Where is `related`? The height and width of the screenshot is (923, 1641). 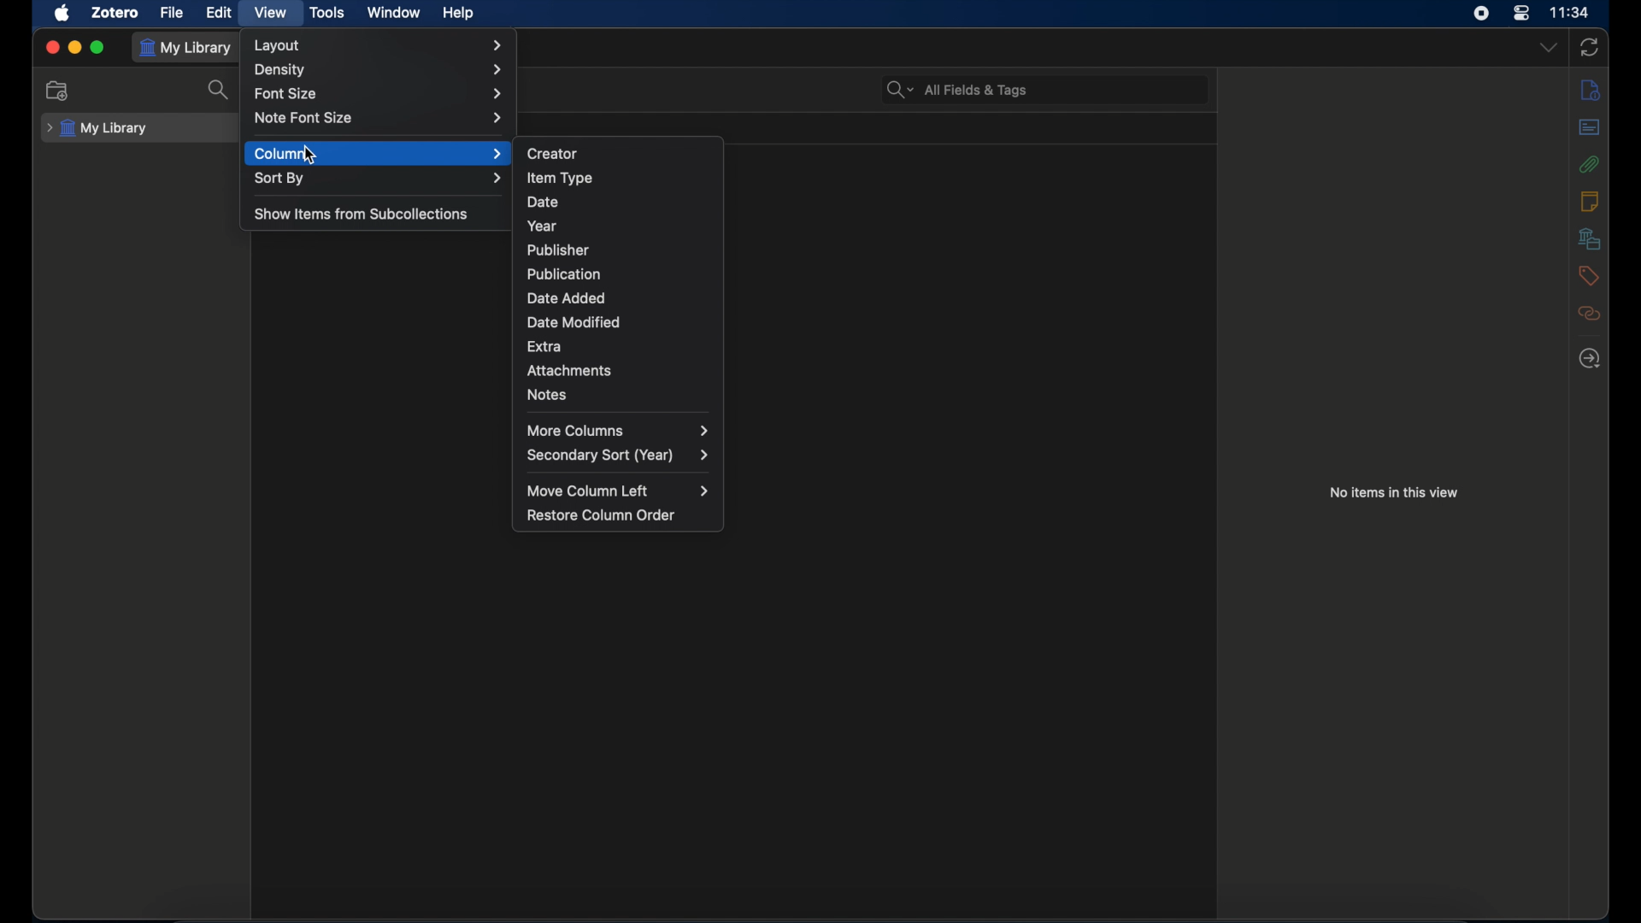
related is located at coordinates (1590, 314).